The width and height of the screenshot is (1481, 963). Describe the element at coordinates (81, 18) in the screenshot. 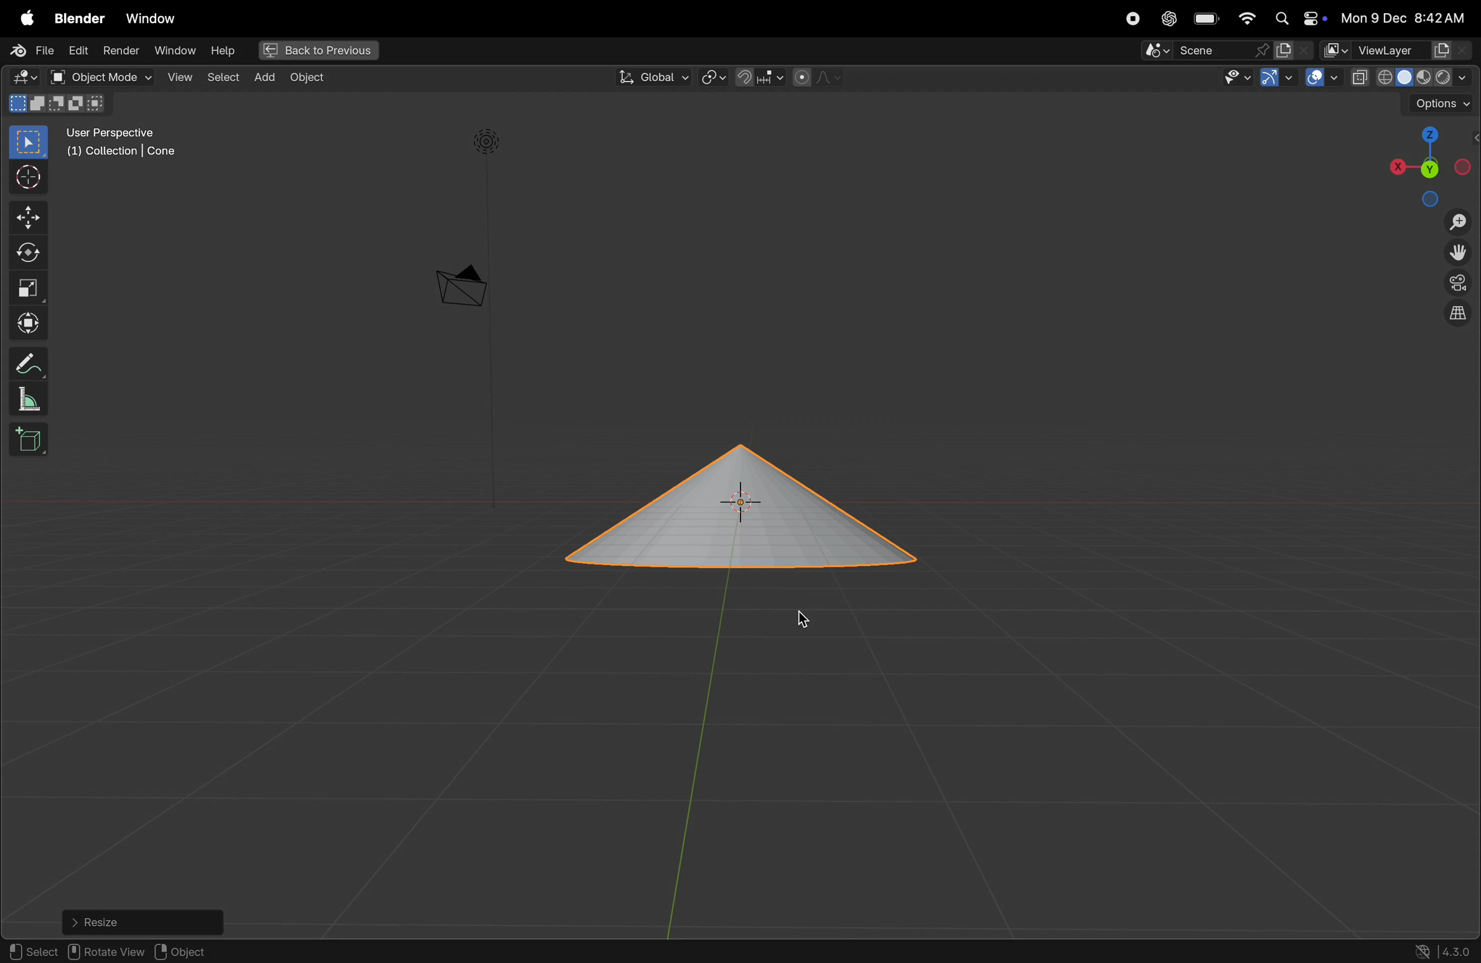

I see `Blender` at that location.